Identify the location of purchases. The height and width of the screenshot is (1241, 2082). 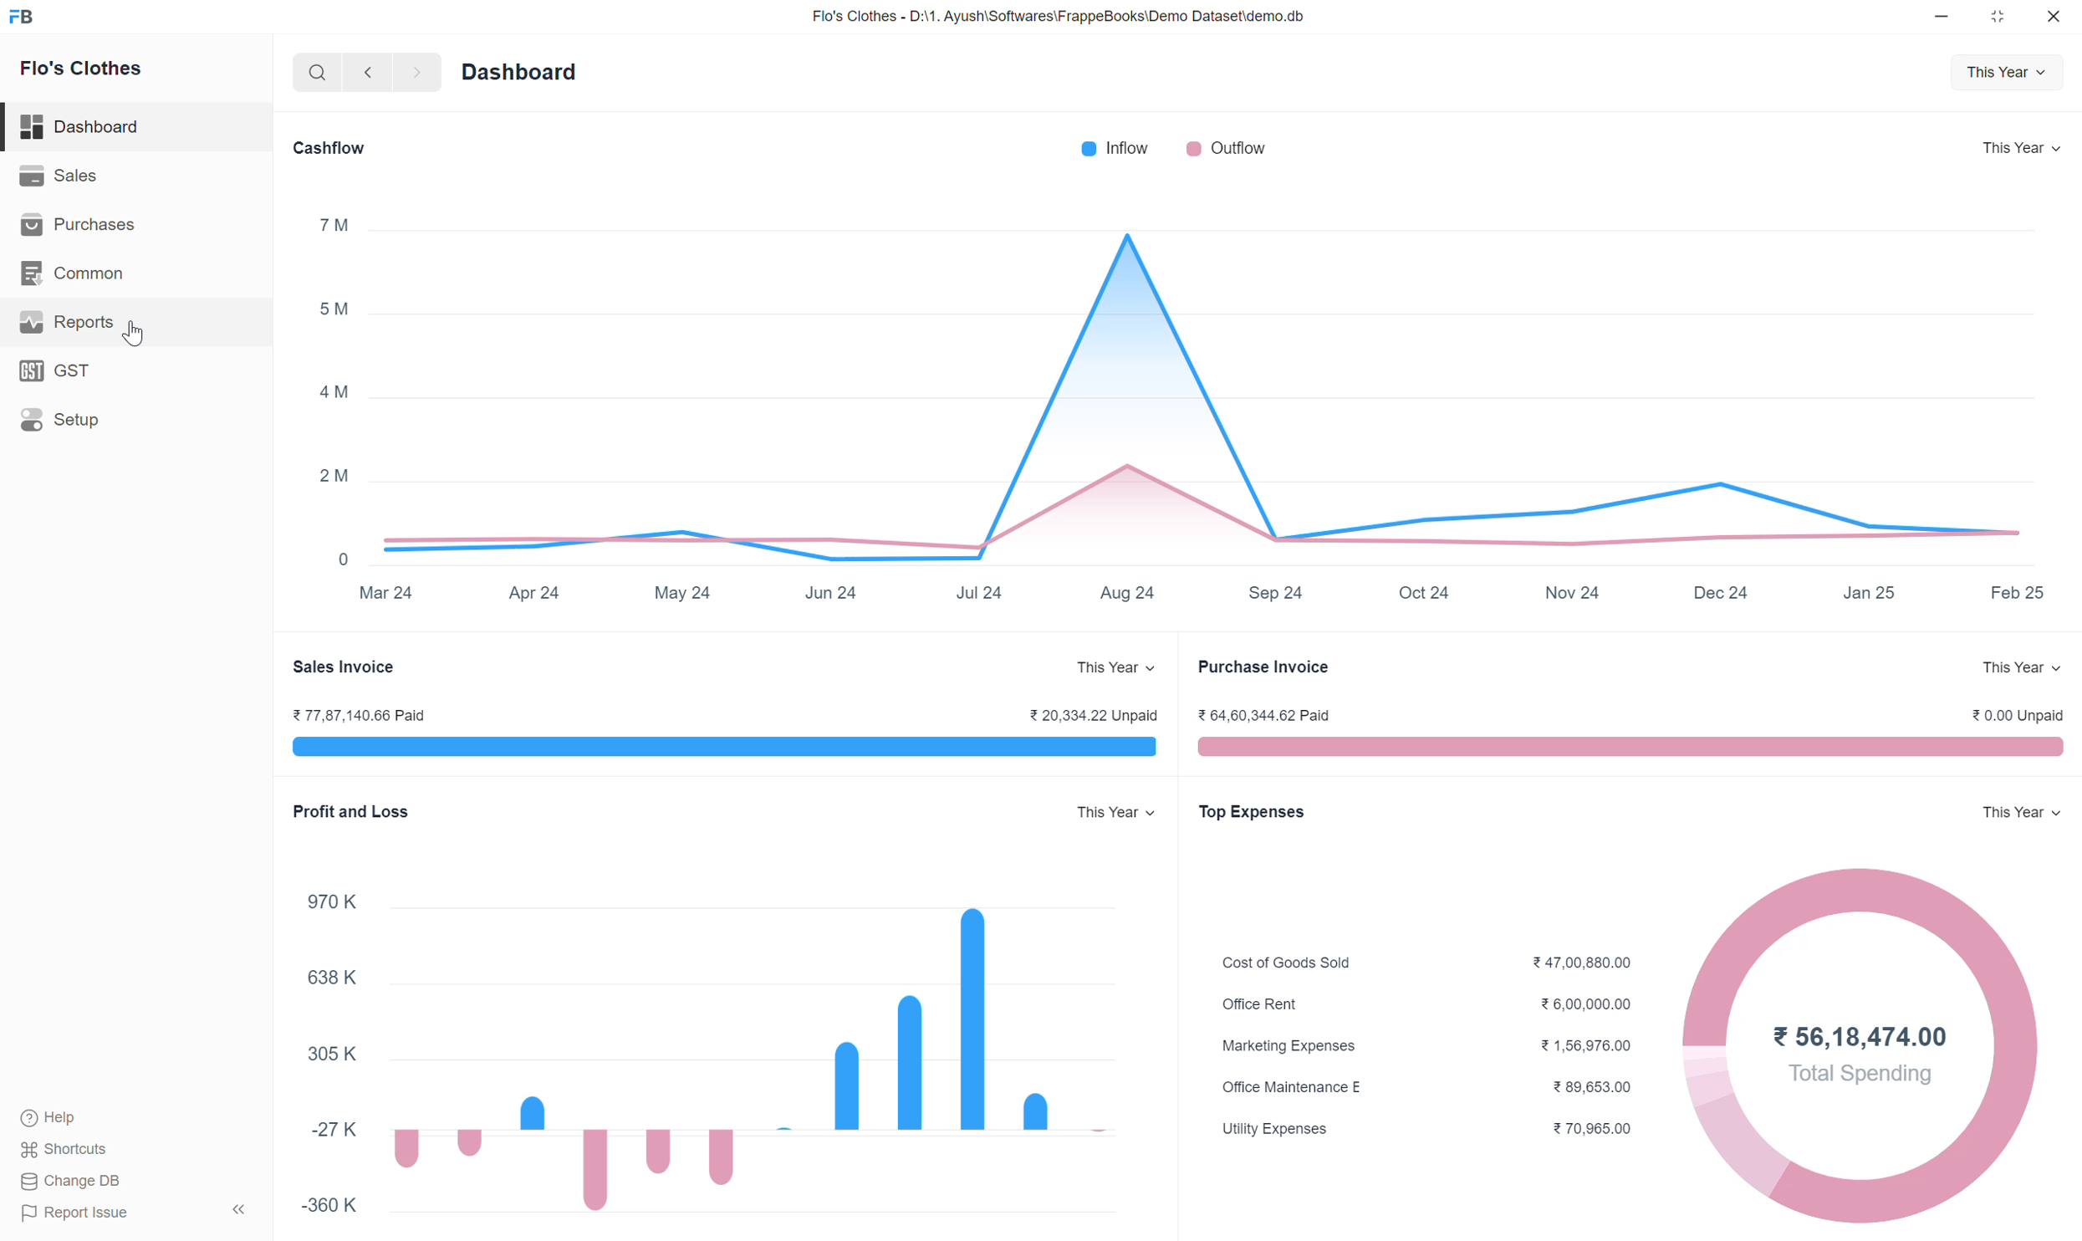
(81, 222).